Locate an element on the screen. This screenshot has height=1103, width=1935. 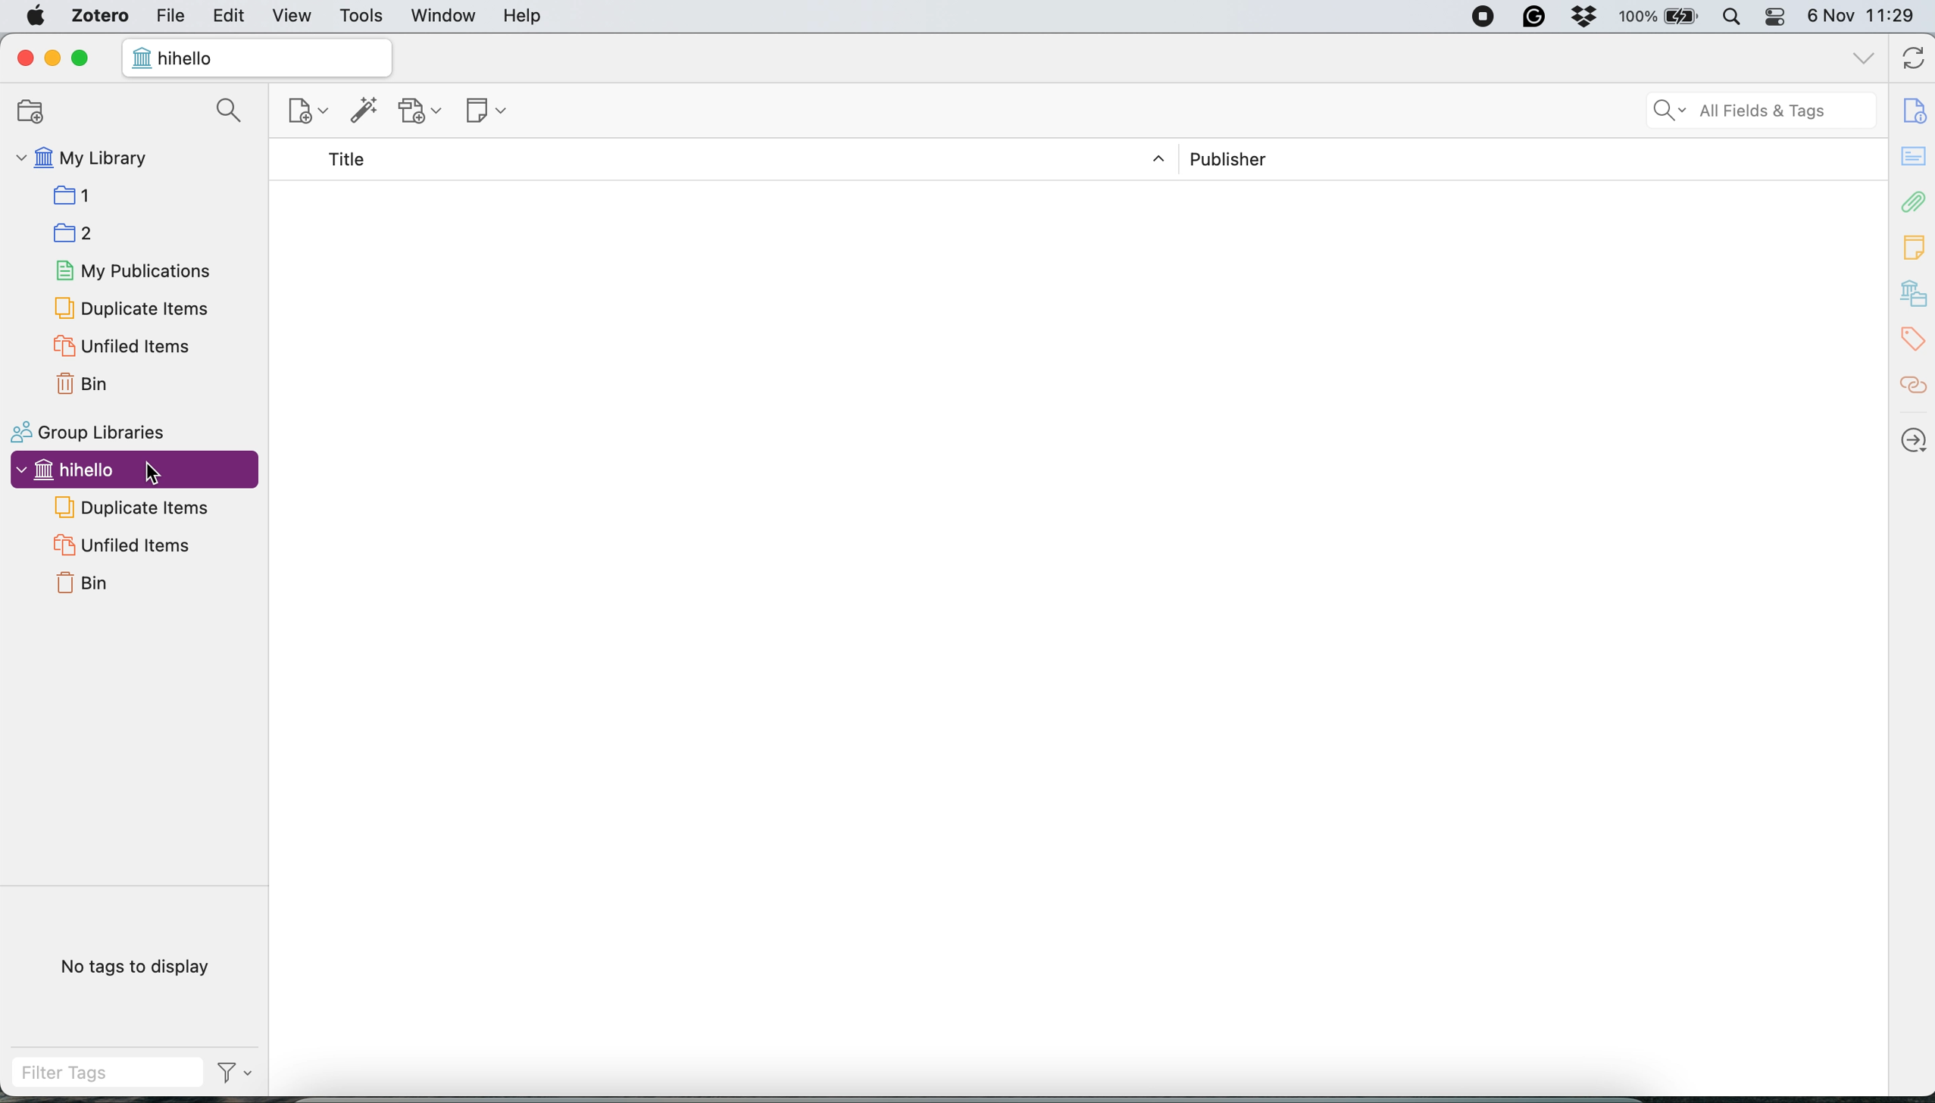
dropbox is located at coordinates (1579, 18).